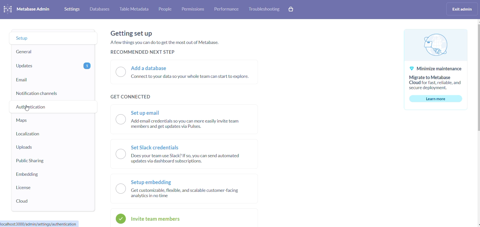 The image size is (480, 227). Describe the element at coordinates (48, 51) in the screenshot. I see `general` at that location.